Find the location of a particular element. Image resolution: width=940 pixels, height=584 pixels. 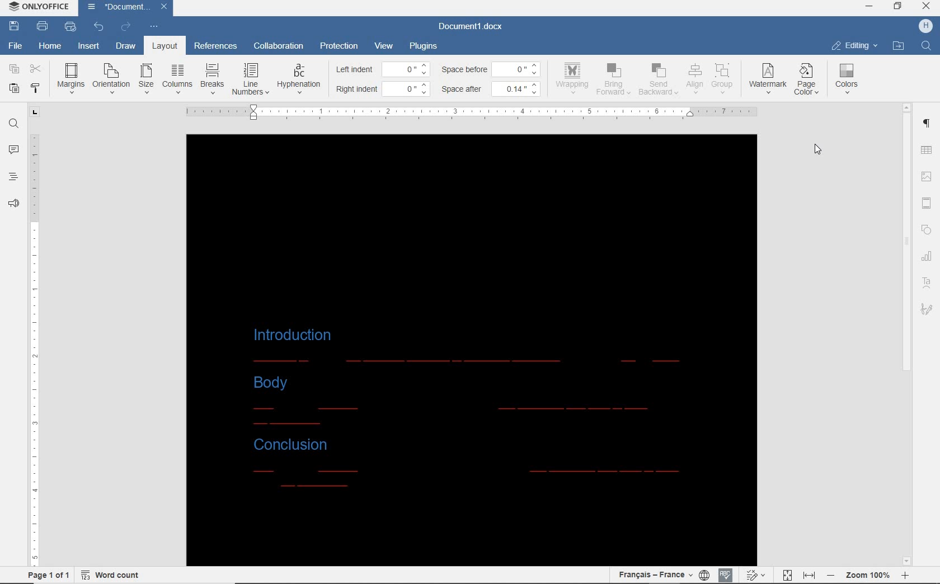

restore down is located at coordinates (900, 7).